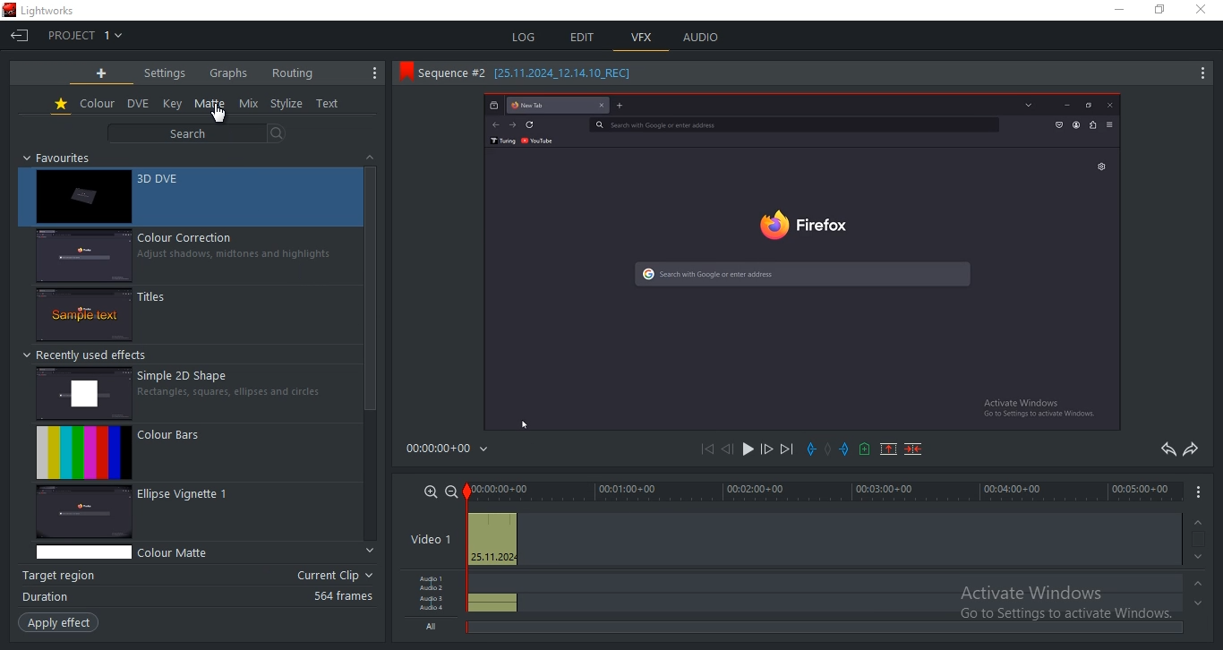  Describe the element at coordinates (726, 450) in the screenshot. I see `rewind` at that location.